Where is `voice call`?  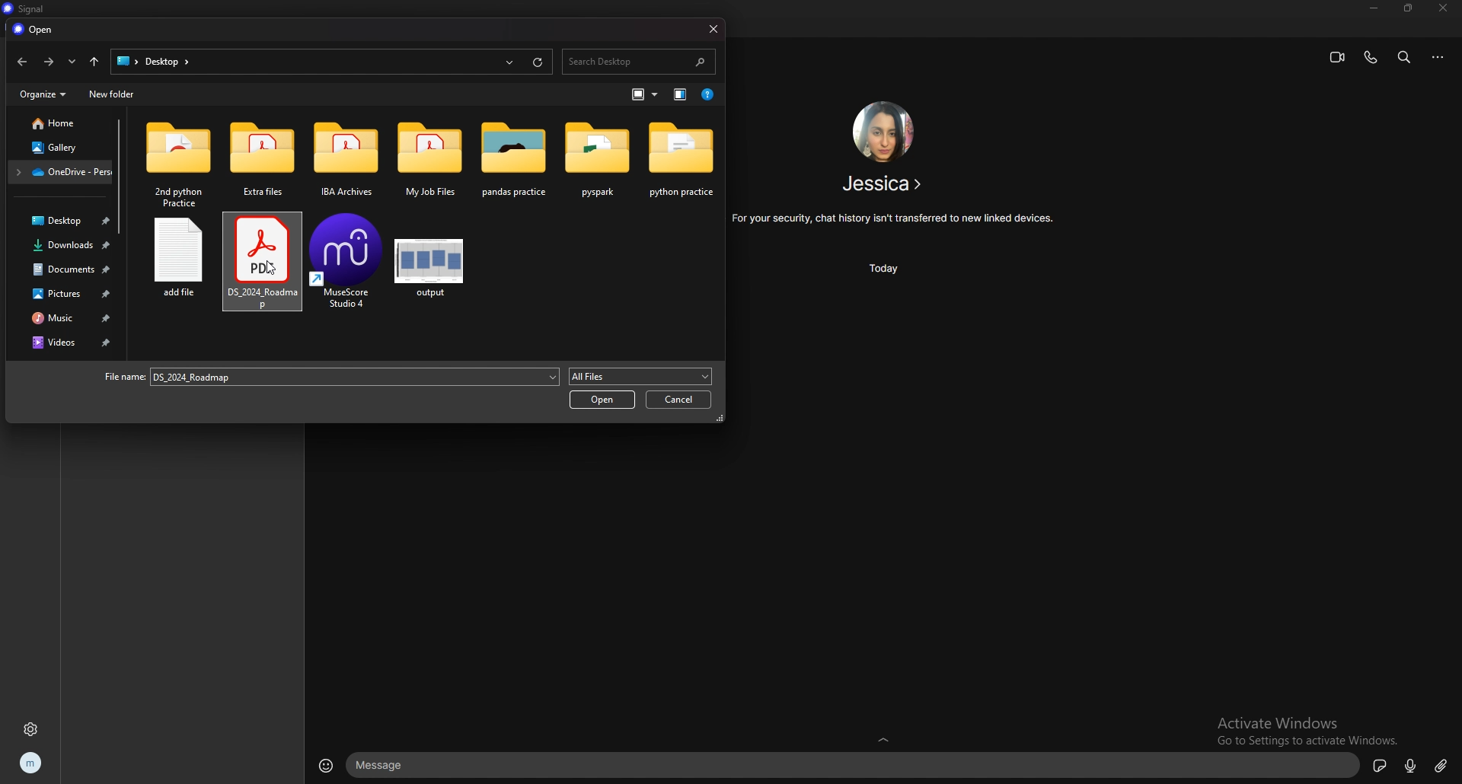
voice call is located at coordinates (1370, 57).